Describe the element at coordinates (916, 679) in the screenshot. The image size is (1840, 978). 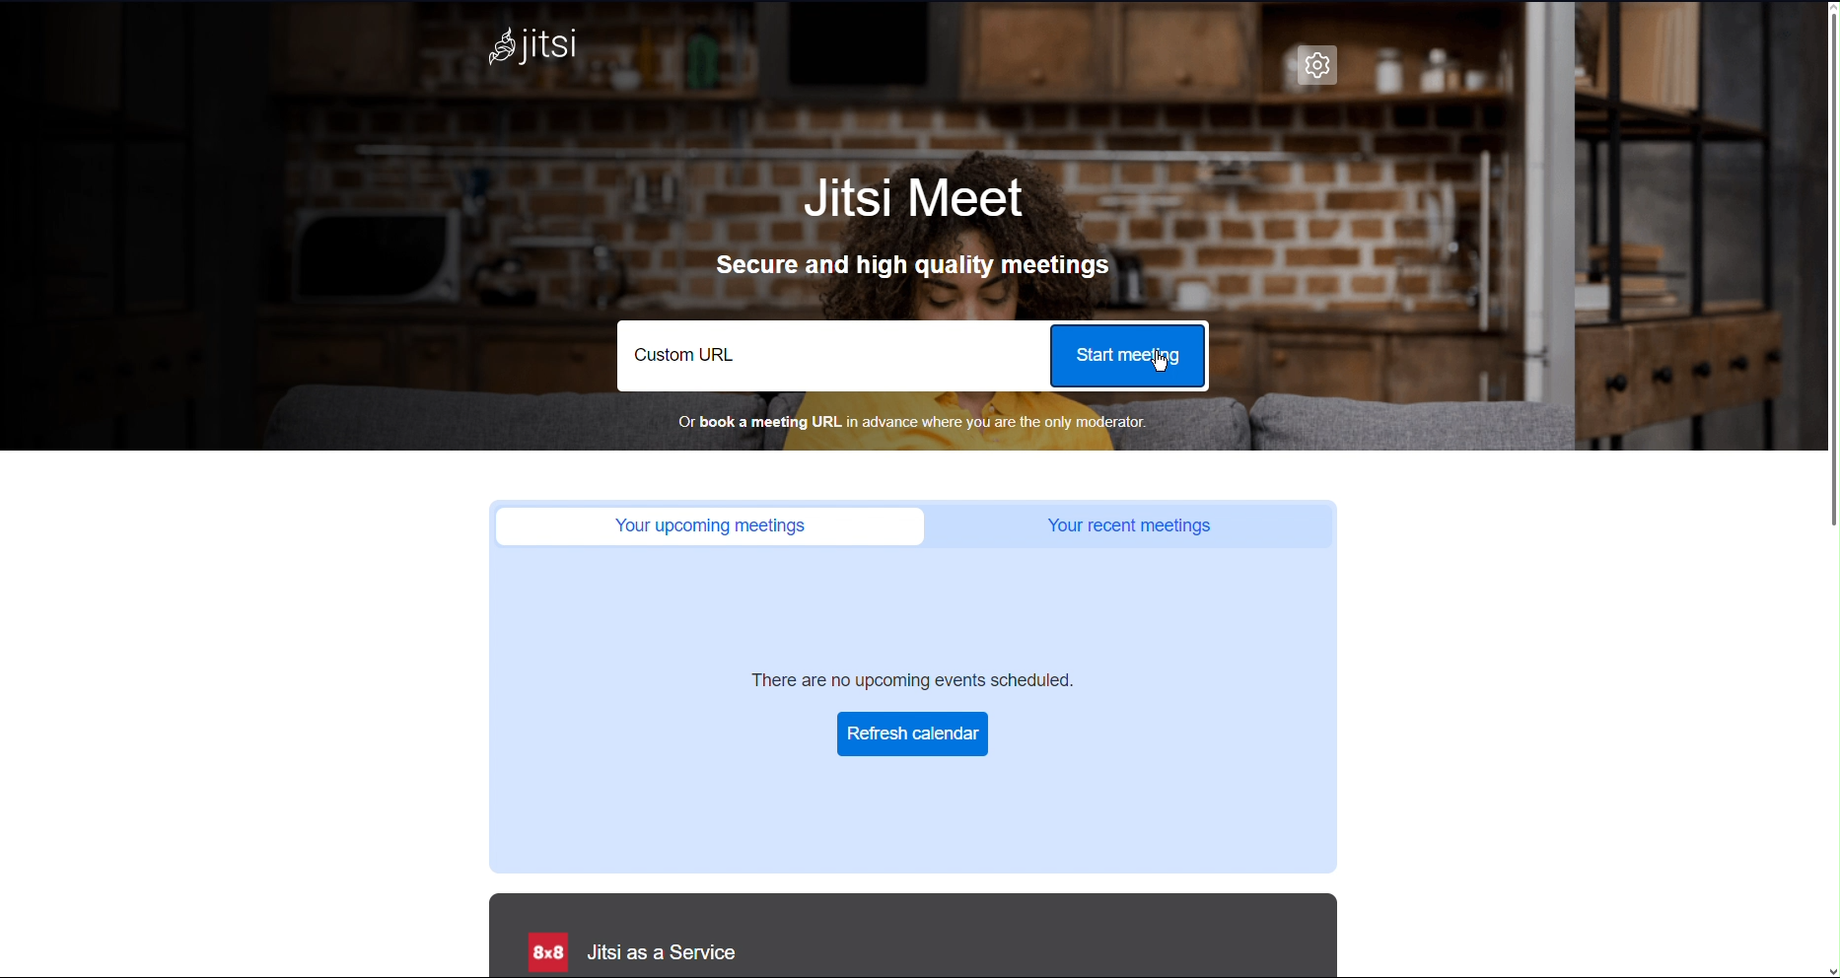
I see `There are no upcoming events scheduled` at that location.